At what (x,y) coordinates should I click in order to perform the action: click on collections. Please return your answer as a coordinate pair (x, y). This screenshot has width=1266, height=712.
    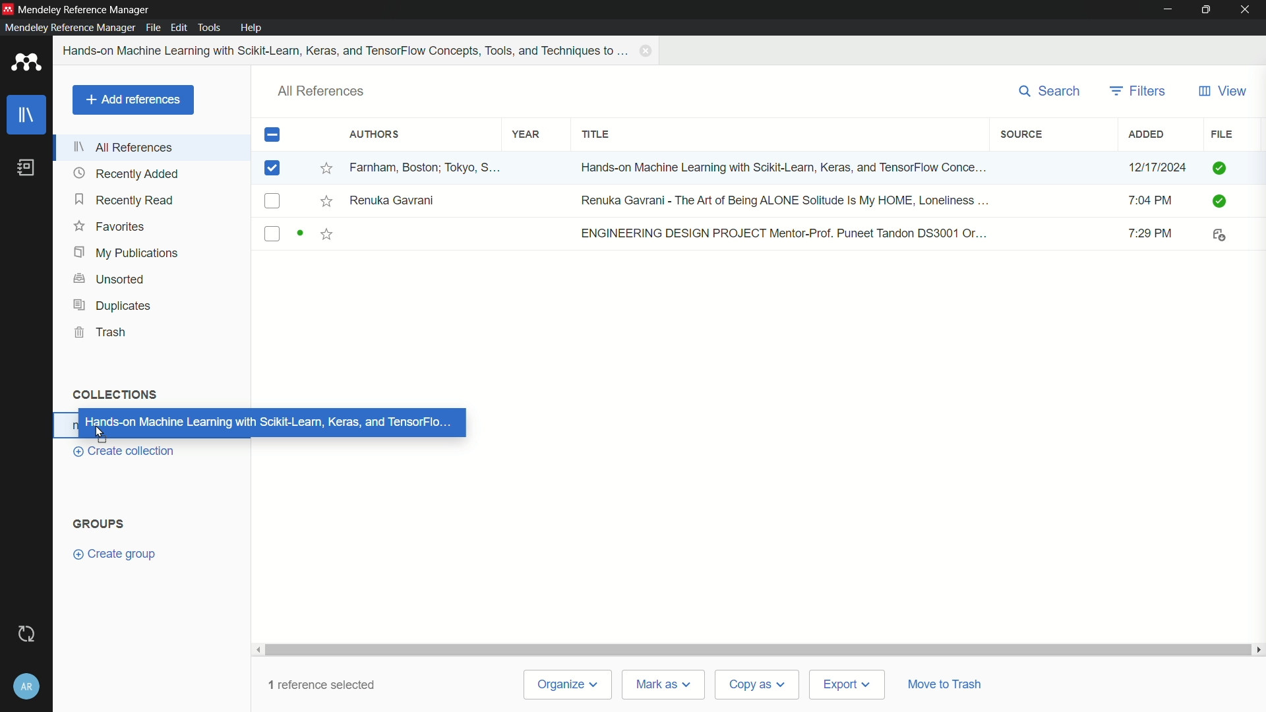
    Looking at the image, I should click on (113, 394).